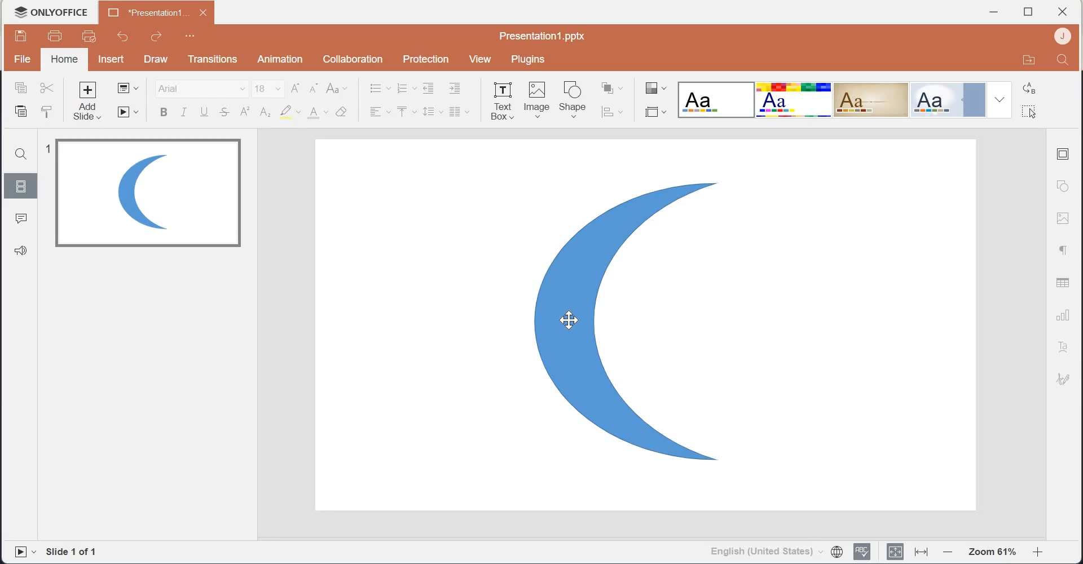 Image resolution: width=1083 pixels, height=564 pixels. Describe the element at coordinates (407, 111) in the screenshot. I see `Vertical Align` at that location.